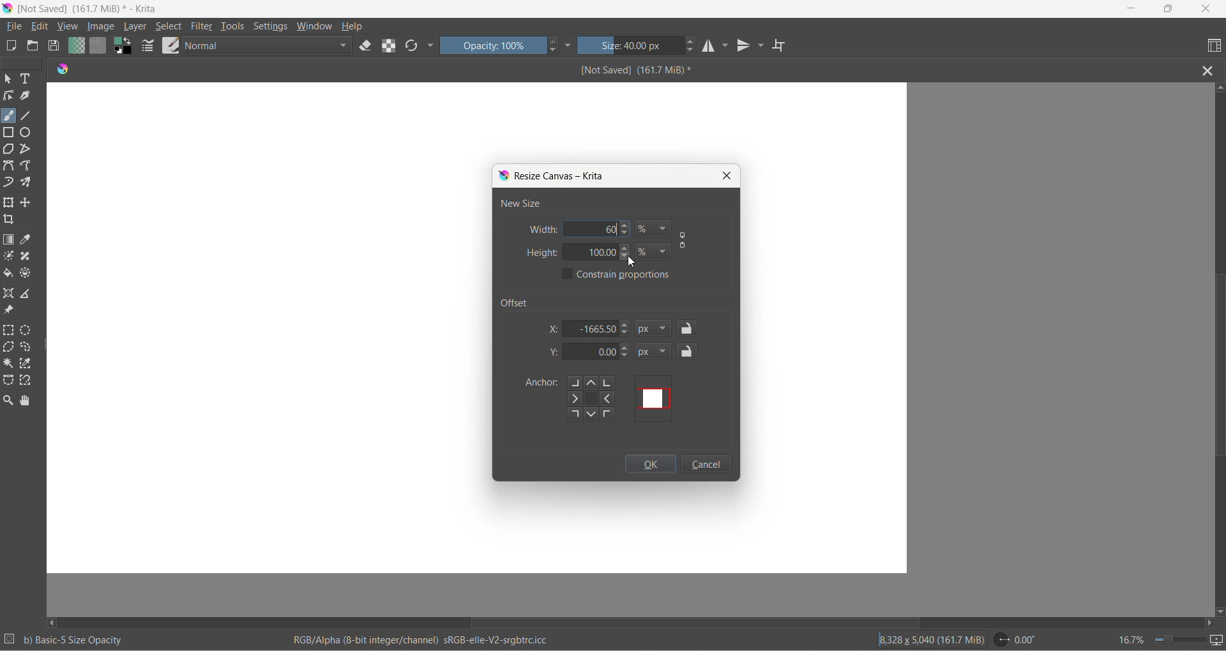  What do you see at coordinates (26, 96) in the screenshot?
I see `calligraphy` at bounding box center [26, 96].